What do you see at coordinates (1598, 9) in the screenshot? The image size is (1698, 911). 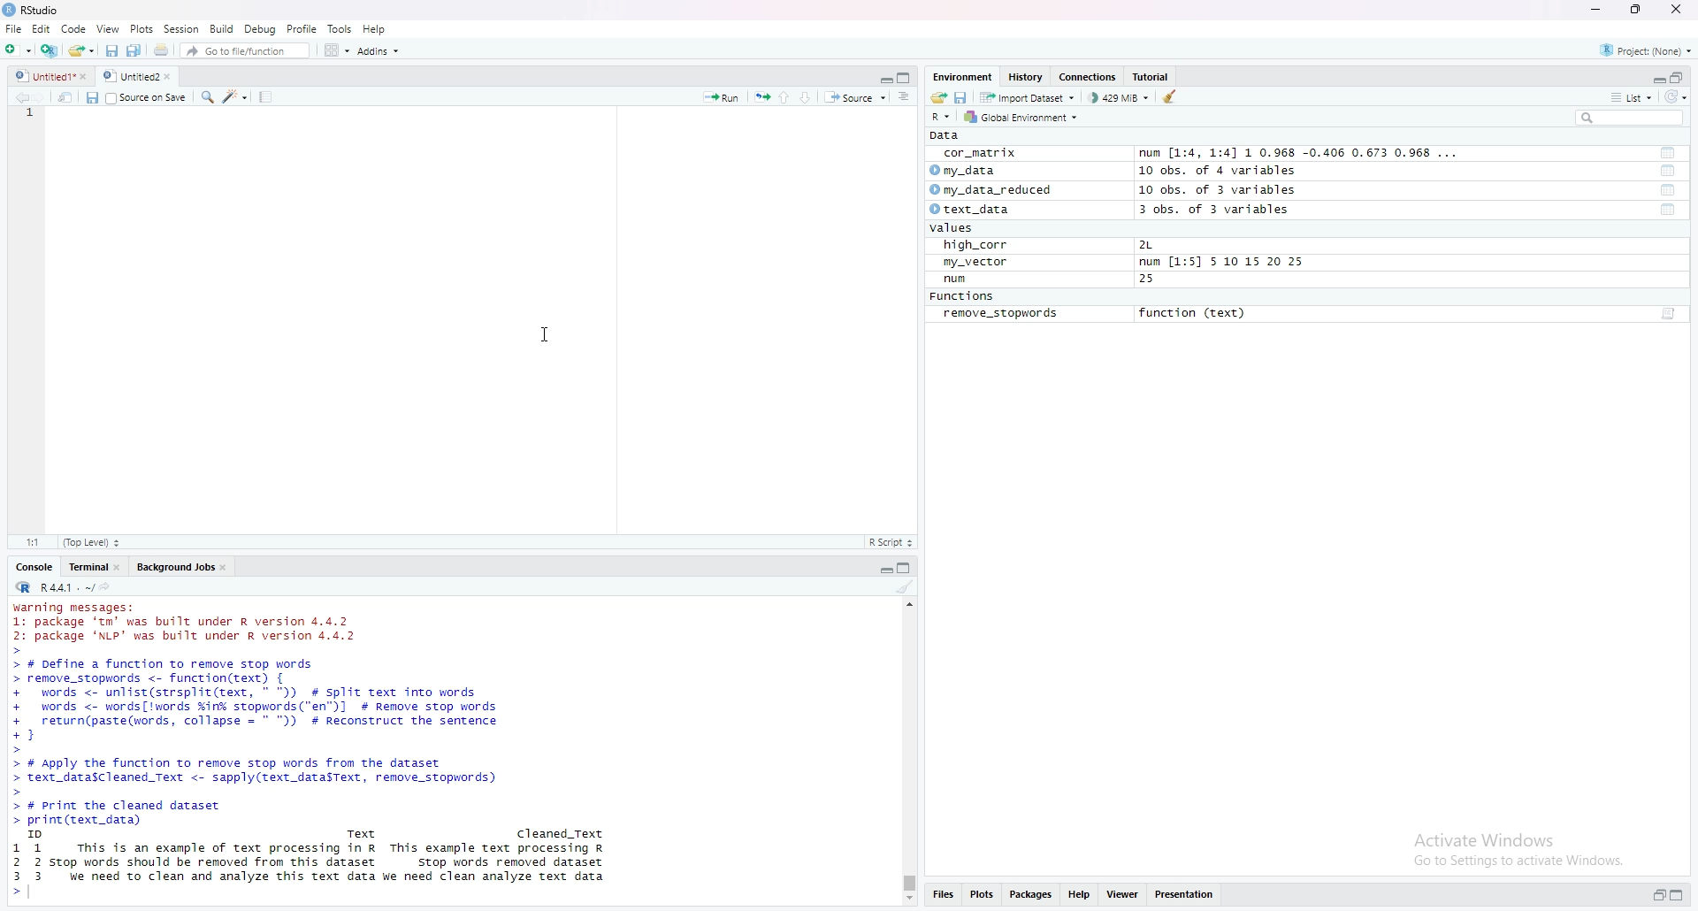 I see `minimize` at bounding box center [1598, 9].